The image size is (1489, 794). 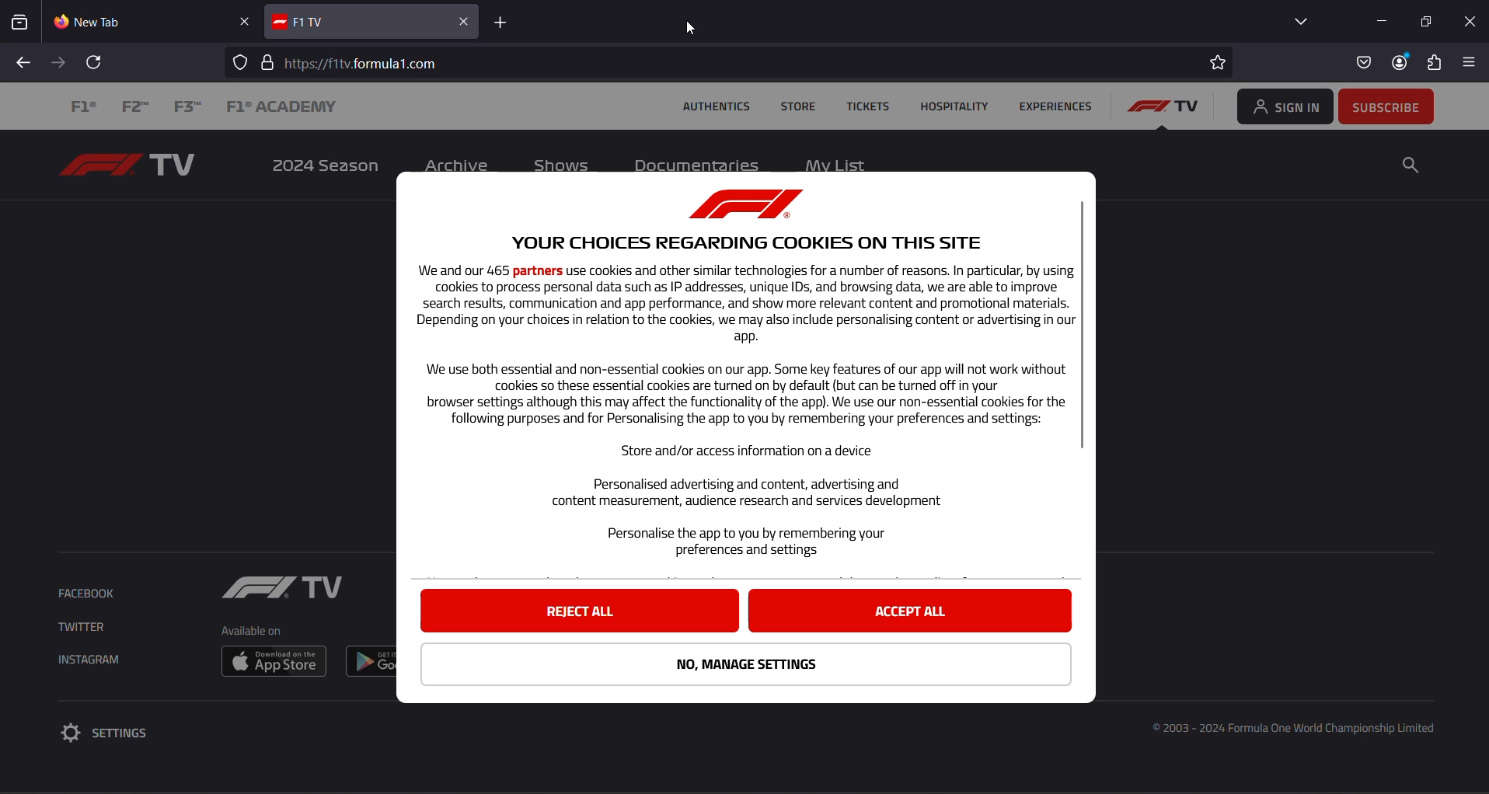 I want to click on experiences, so click(x=1055, y=108).